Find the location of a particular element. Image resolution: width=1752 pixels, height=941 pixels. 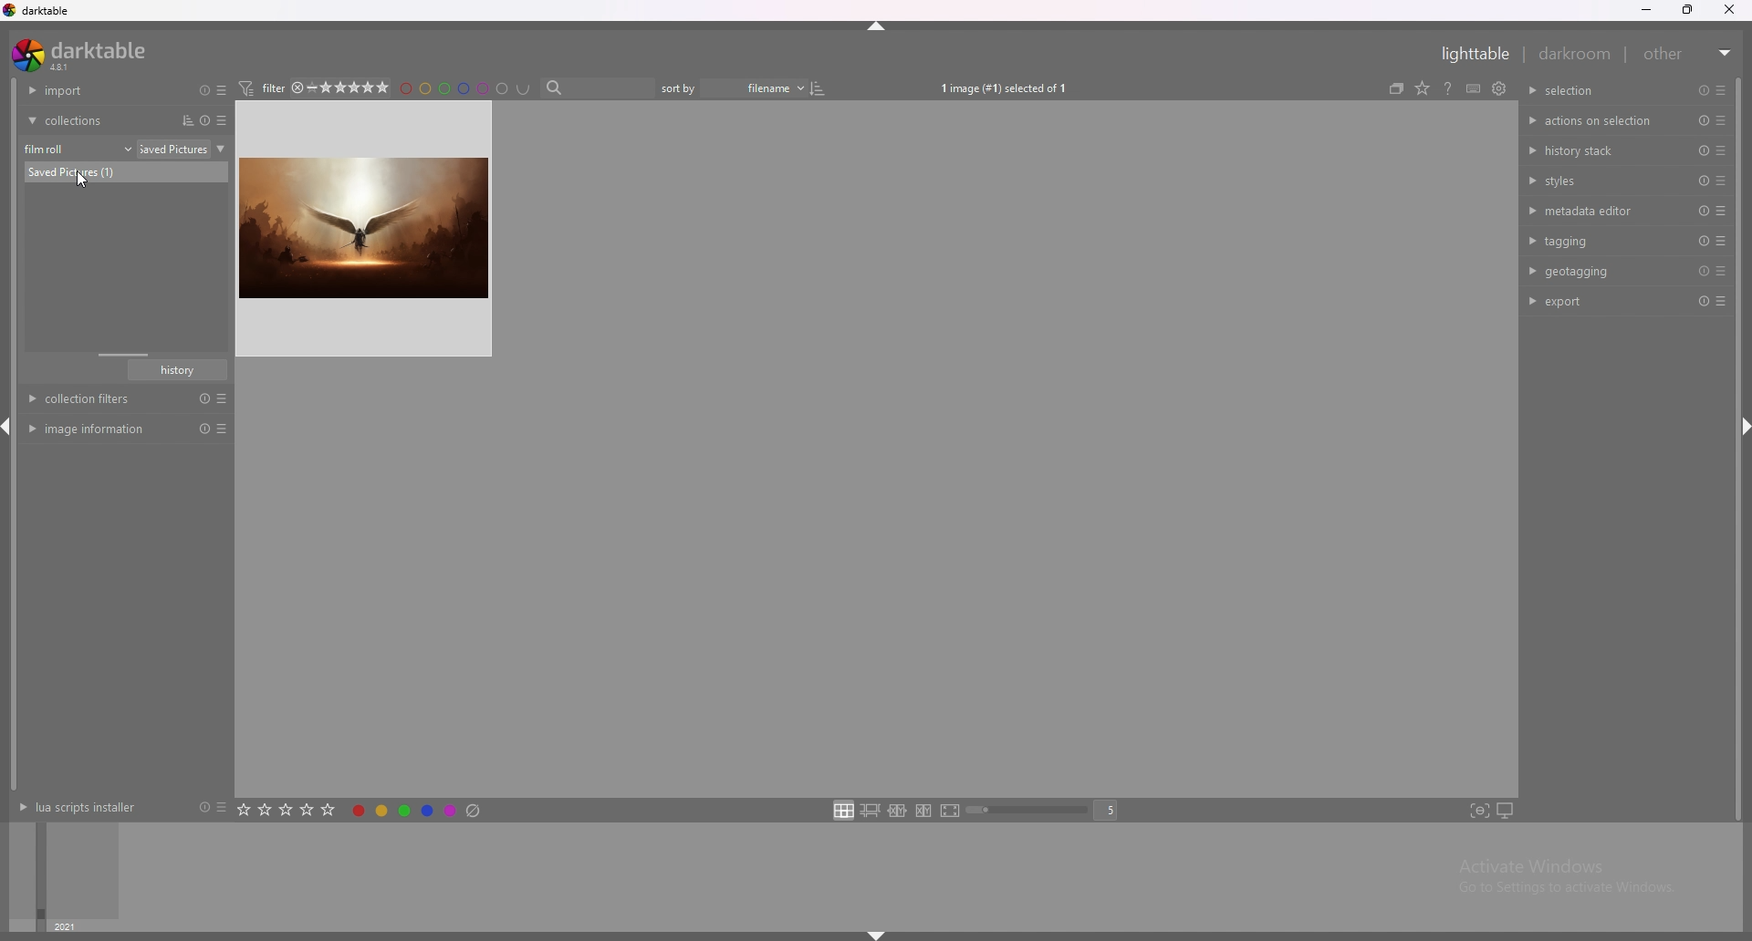

presets is located at coordinates (1722, 121).